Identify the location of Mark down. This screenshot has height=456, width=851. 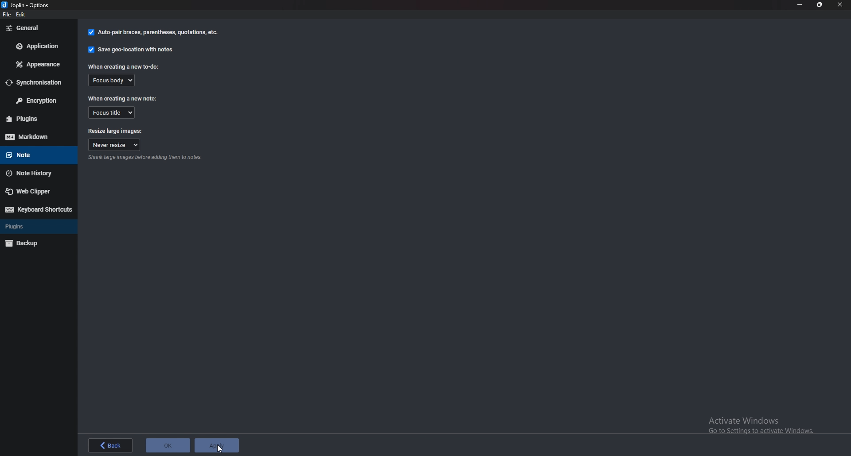
(38, 136).